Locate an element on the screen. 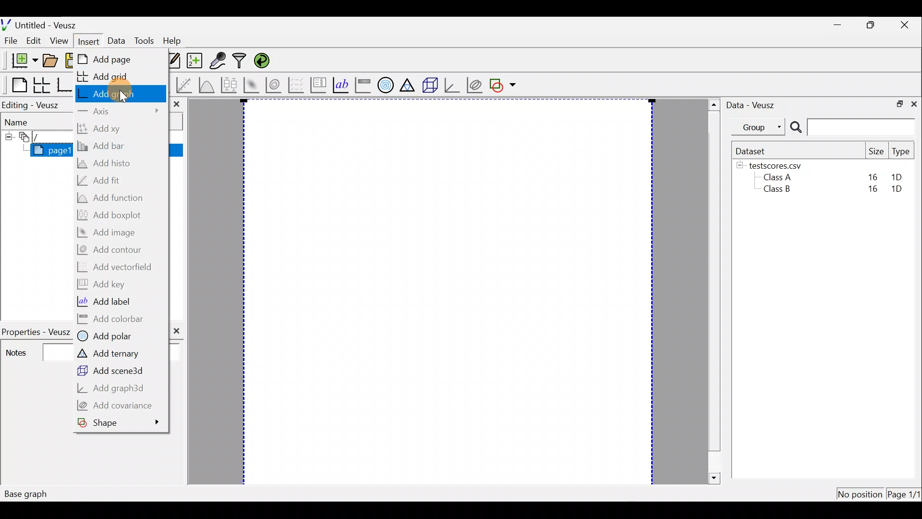 The width and height of the screenshot is (922, 519). Blank page is located at coordinates (15, 84).